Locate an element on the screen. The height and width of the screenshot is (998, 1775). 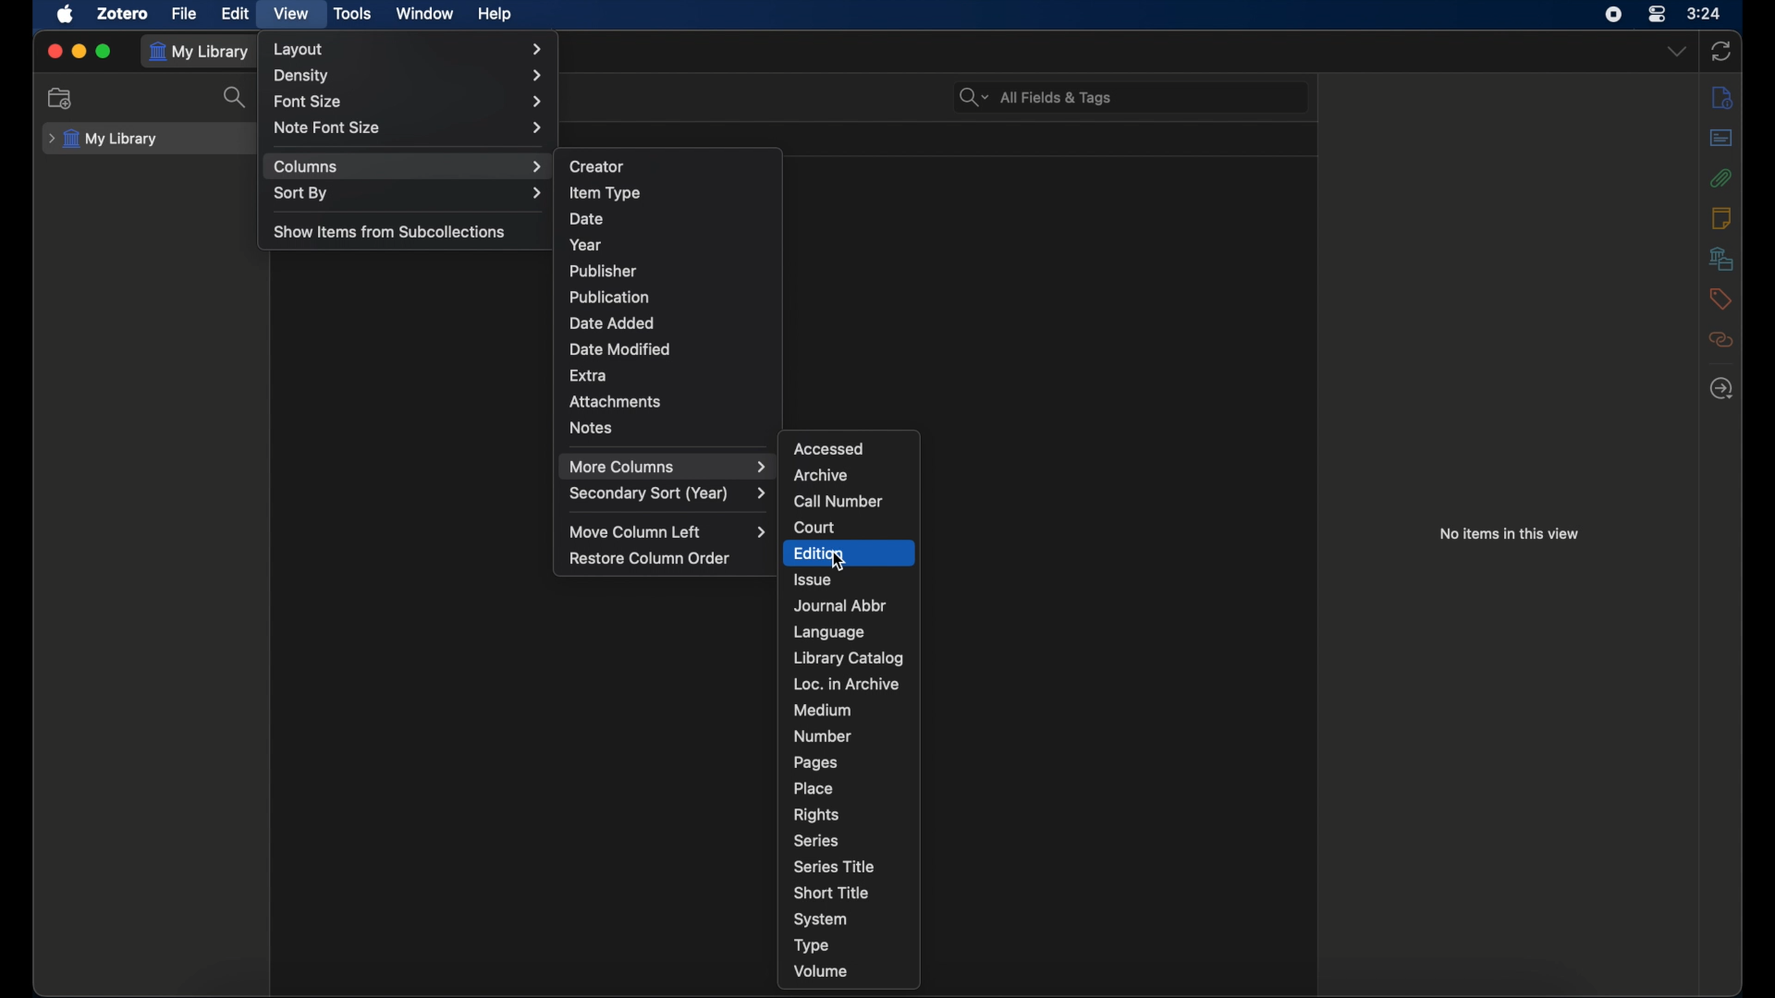
pages is located at coordinates (820, 763).